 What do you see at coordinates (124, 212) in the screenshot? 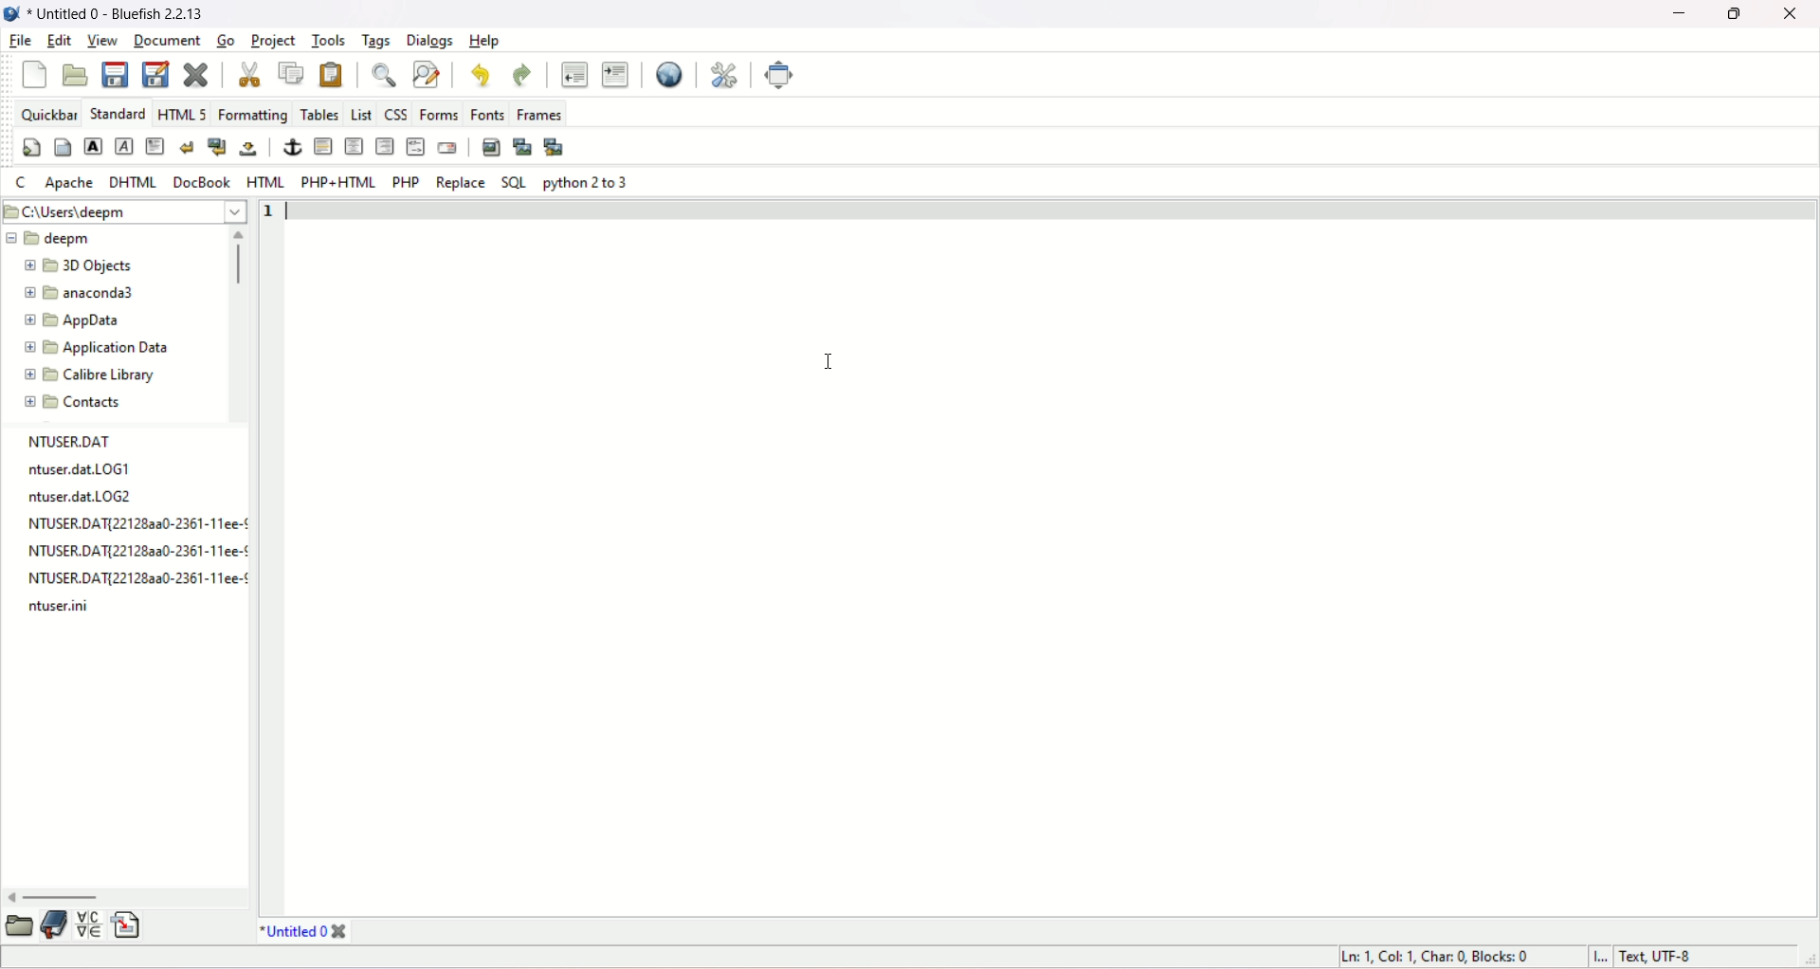
I see `filepath` at bounding box center [124, 212].